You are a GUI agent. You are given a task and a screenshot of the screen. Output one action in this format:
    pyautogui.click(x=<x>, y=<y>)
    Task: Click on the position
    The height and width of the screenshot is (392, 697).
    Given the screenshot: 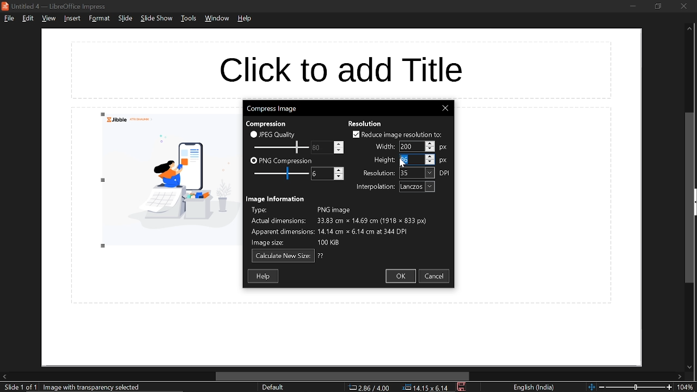 What is the action you would take?
    pyautogui.click(x=425, y=388)
    